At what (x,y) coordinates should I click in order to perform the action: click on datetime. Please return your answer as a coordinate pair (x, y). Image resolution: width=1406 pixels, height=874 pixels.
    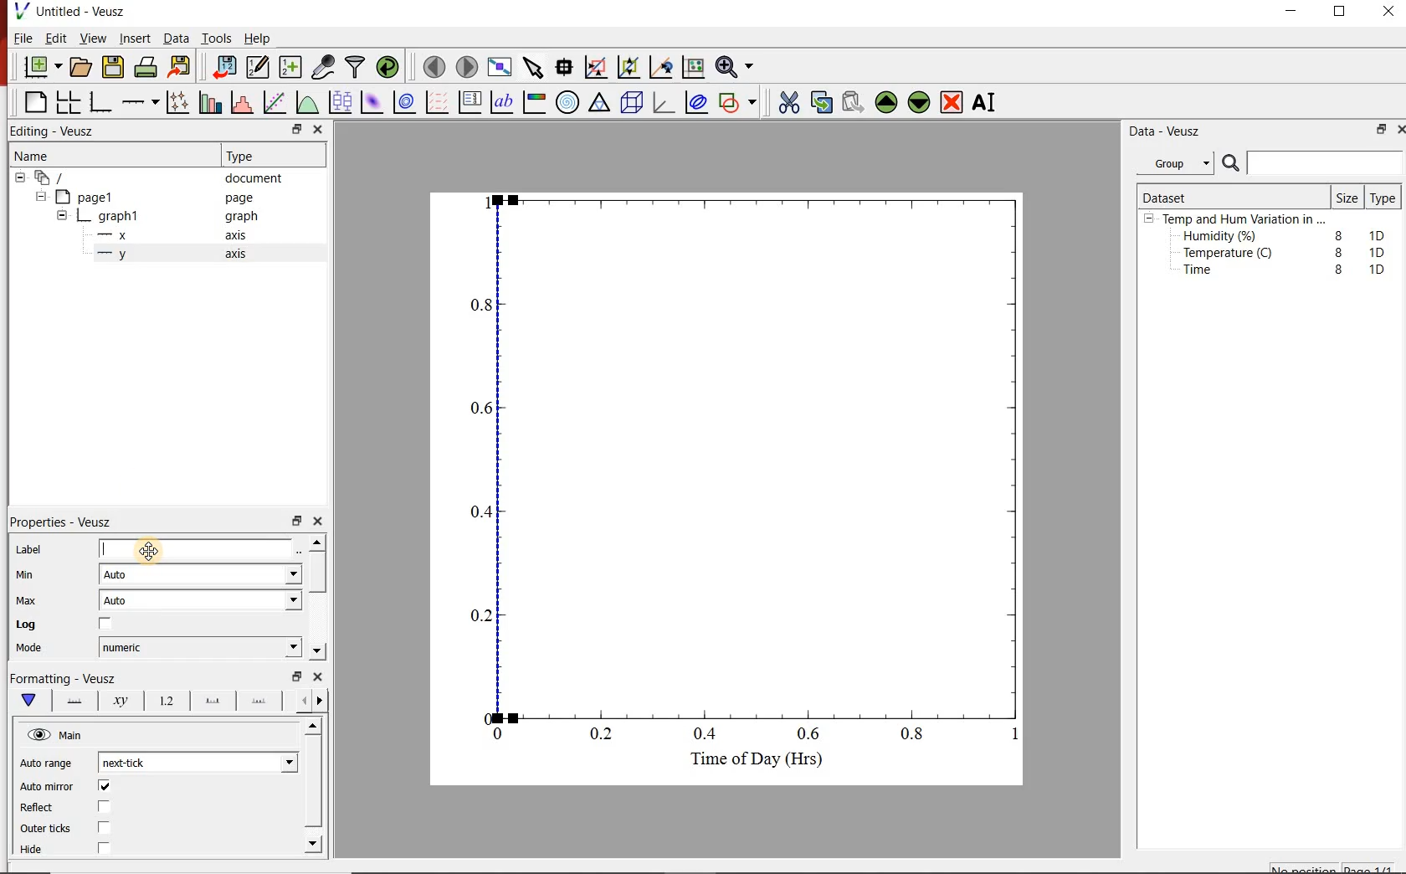
    Looking at the image, I should click on (128, 647).